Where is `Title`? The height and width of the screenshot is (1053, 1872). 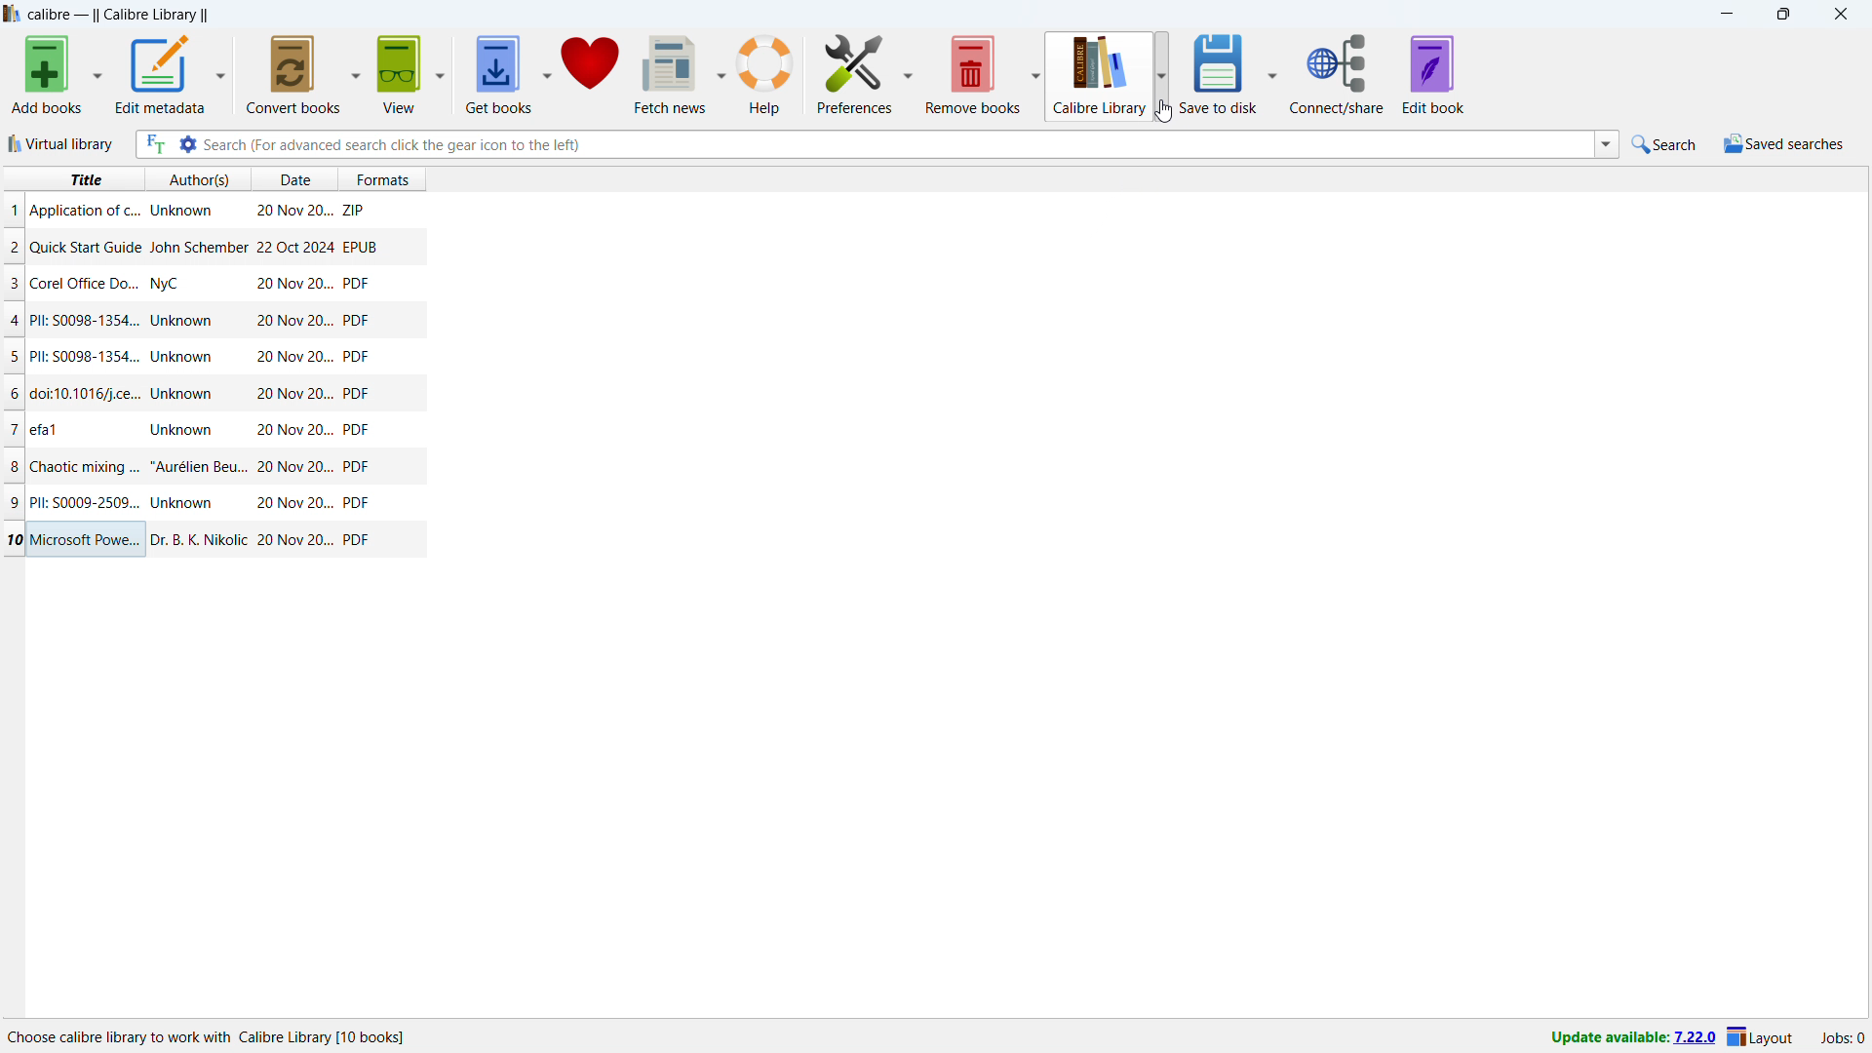 Title is located at coordinates (84, 211).